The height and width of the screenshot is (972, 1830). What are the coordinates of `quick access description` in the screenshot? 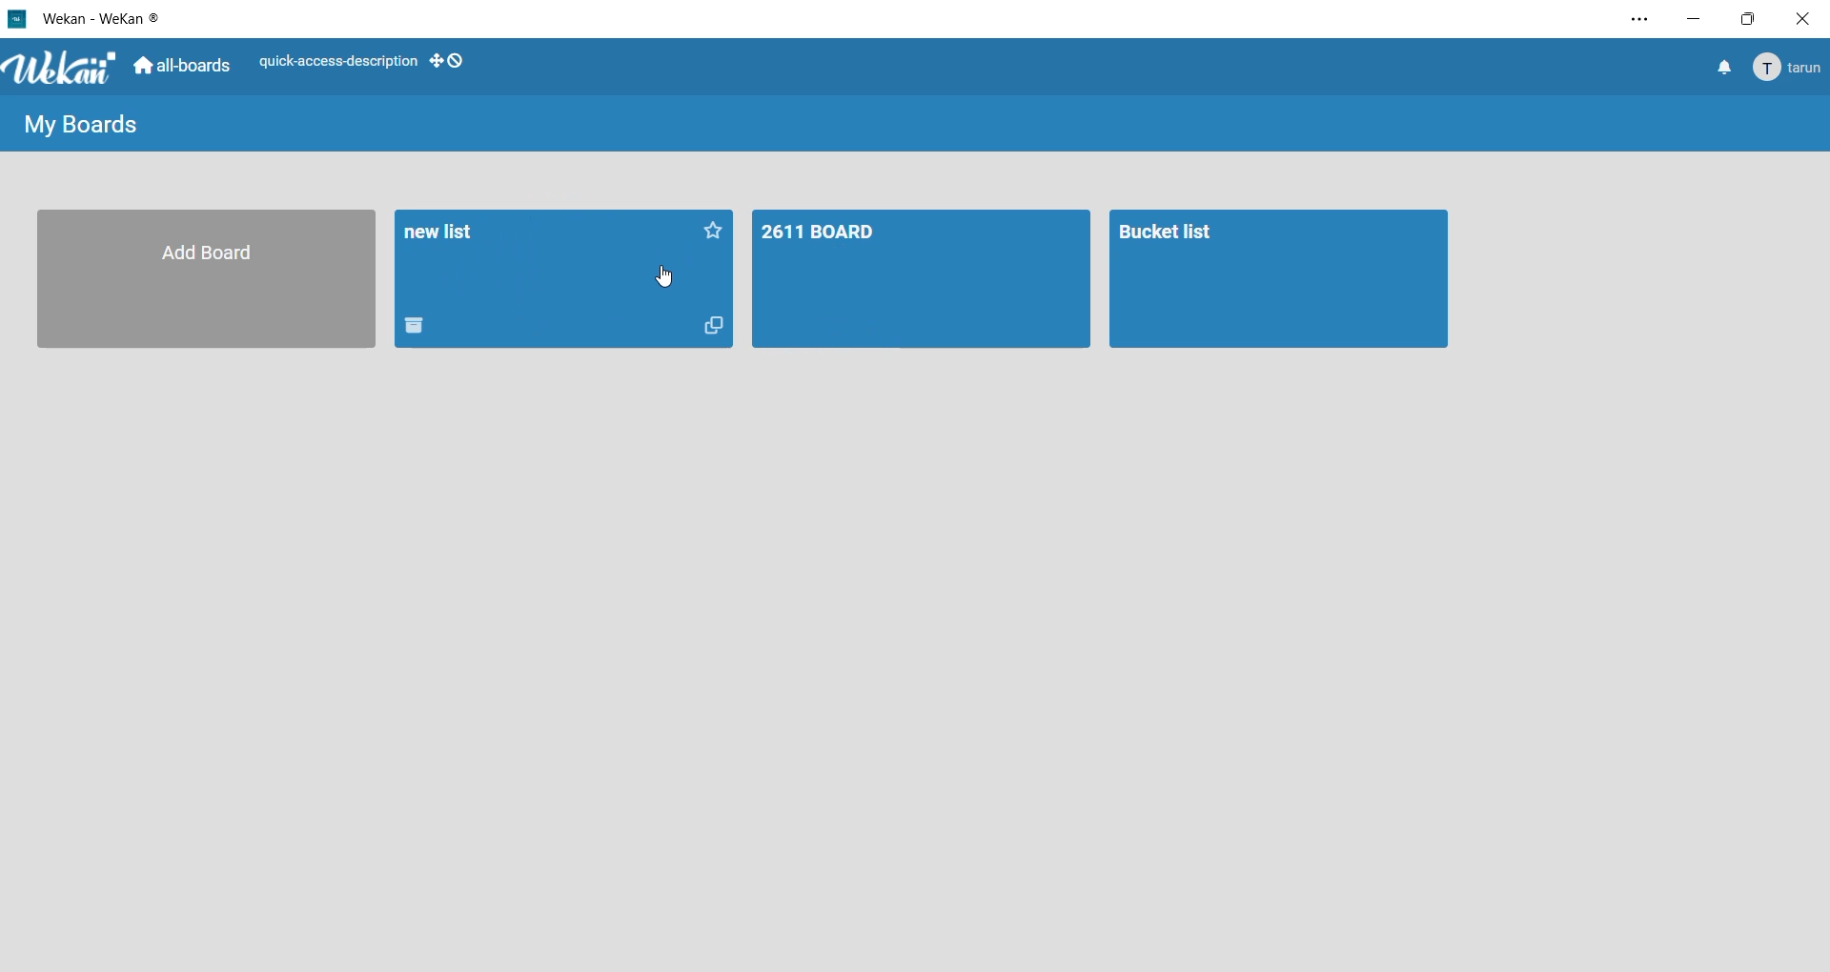 It's located at (337, 59).